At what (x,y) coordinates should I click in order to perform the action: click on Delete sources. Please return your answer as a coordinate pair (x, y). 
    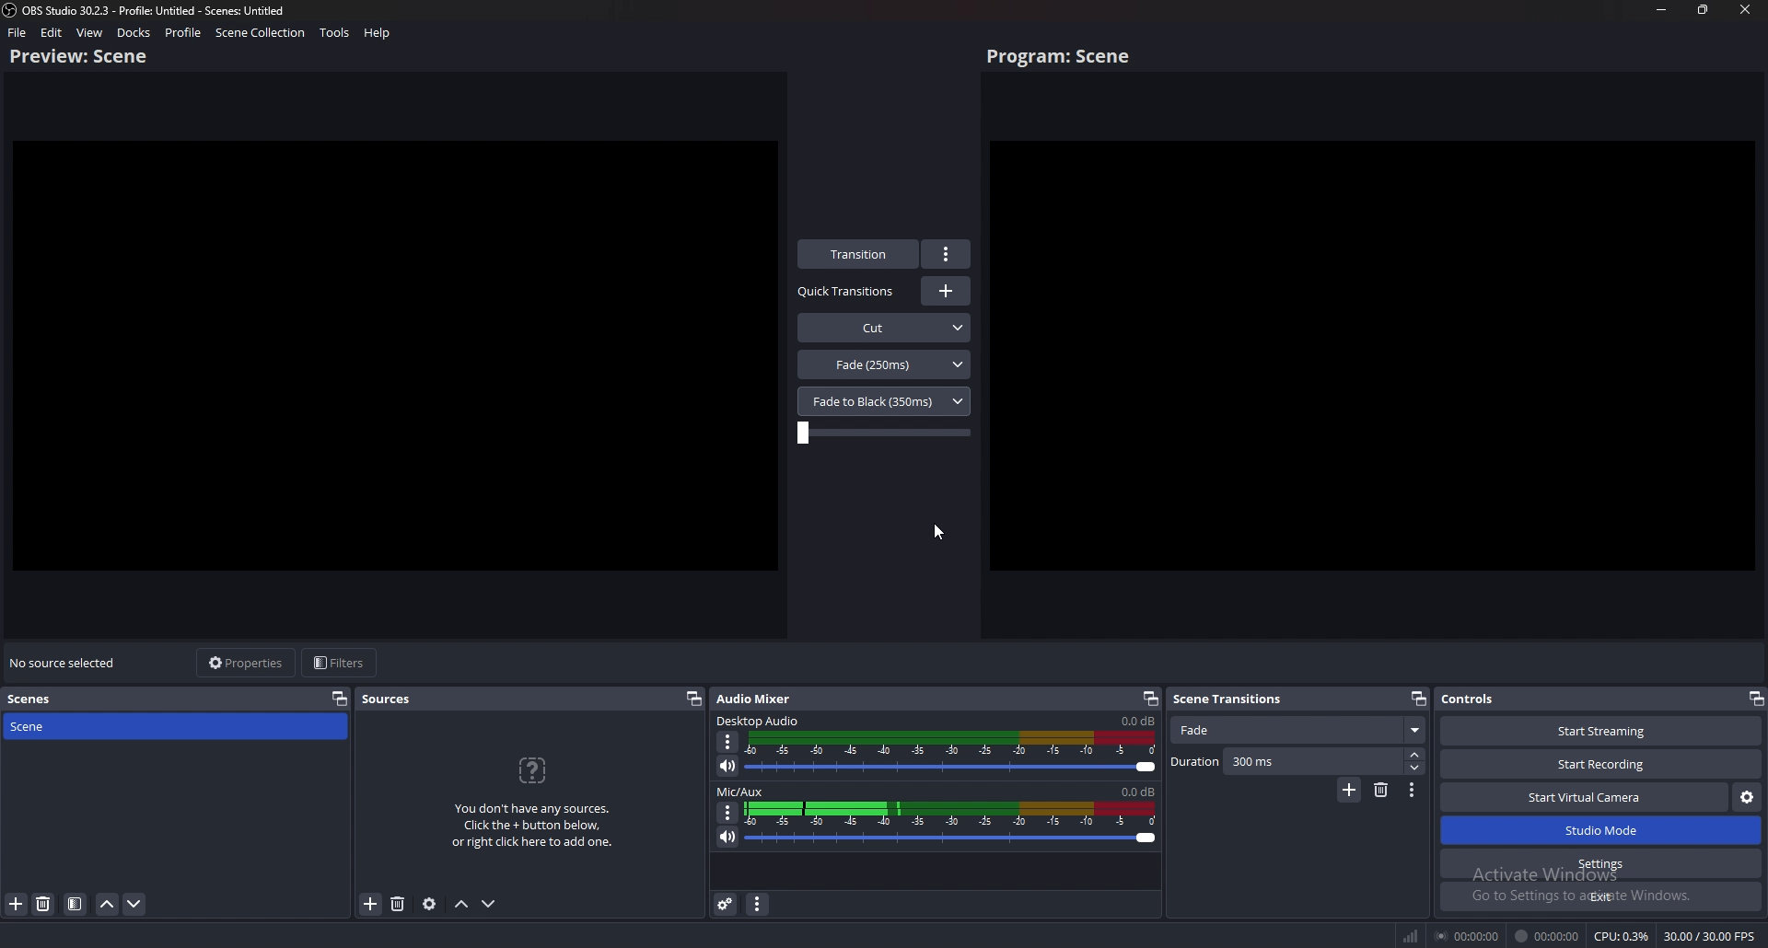
    Looking at the image, I should click on (397, 904).